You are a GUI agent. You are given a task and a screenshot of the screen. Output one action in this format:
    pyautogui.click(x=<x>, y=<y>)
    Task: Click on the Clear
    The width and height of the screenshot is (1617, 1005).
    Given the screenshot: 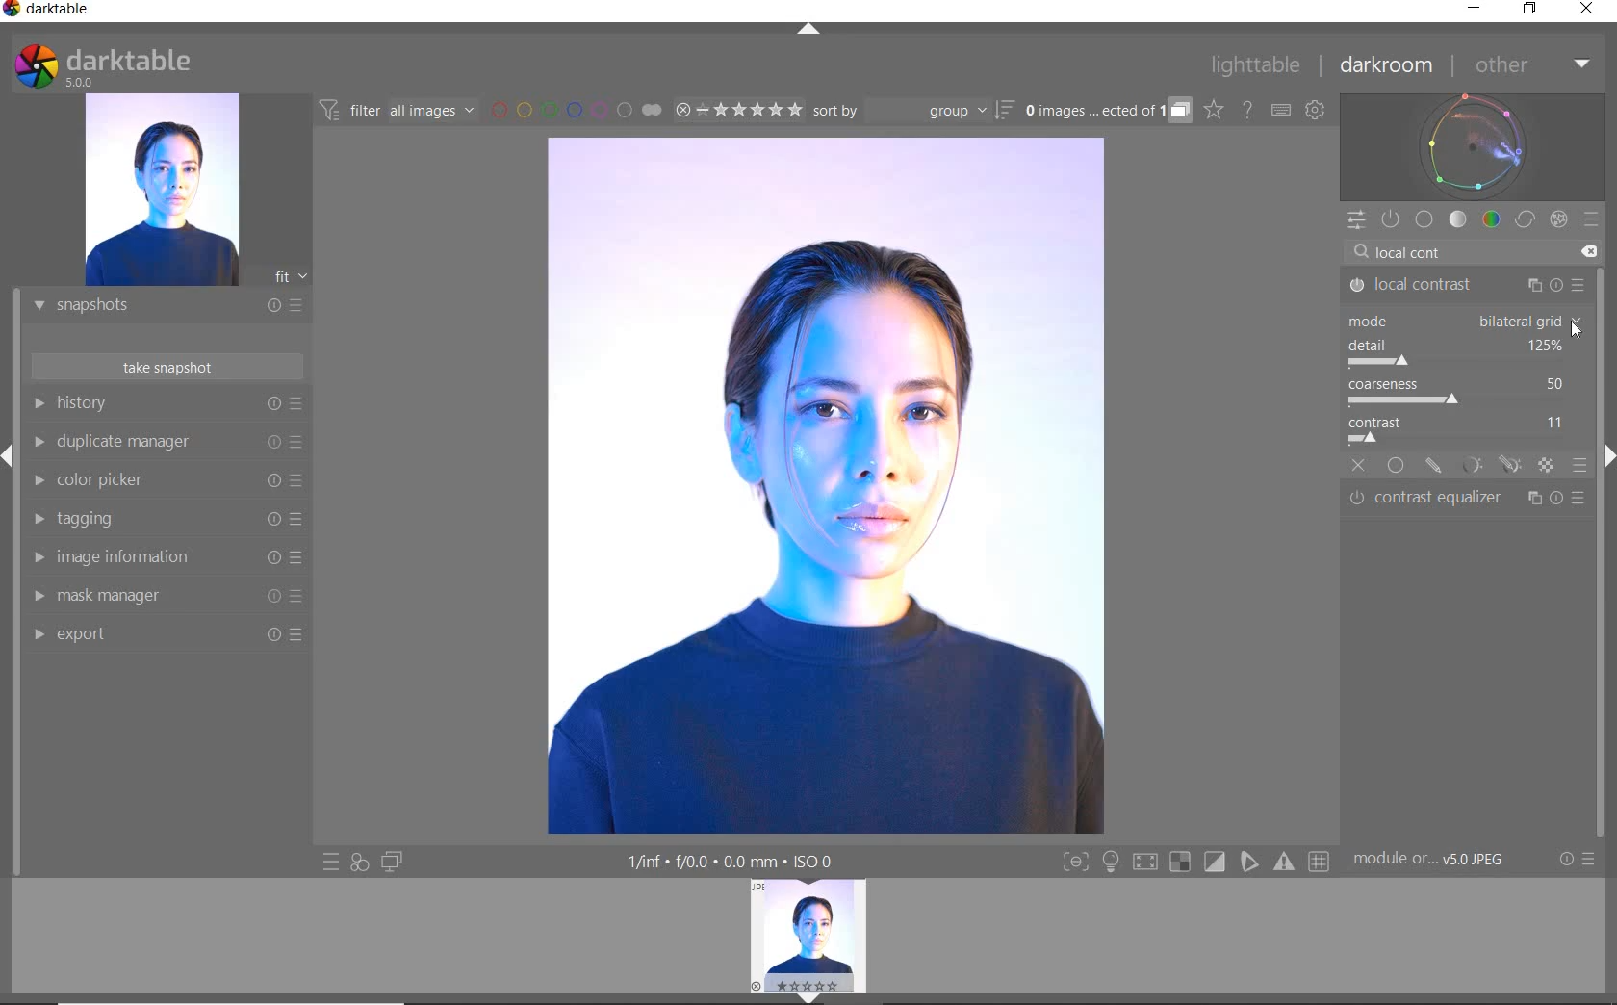 What is the action you would take?
    pyautogui.click(x=1588, y=252)
    